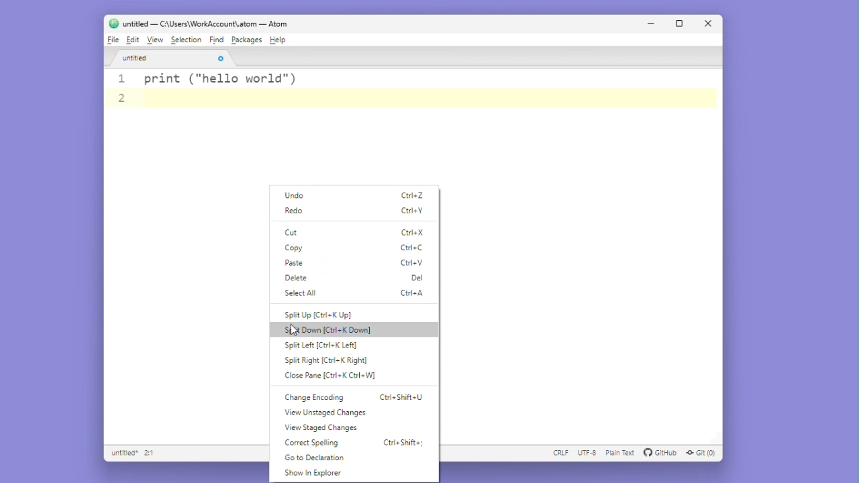 The width and height of the screenshot is (859, 483). What do you see at coordinates (300, 211) in the screenshot?
I see `redo` at bounding box center [300, 211].